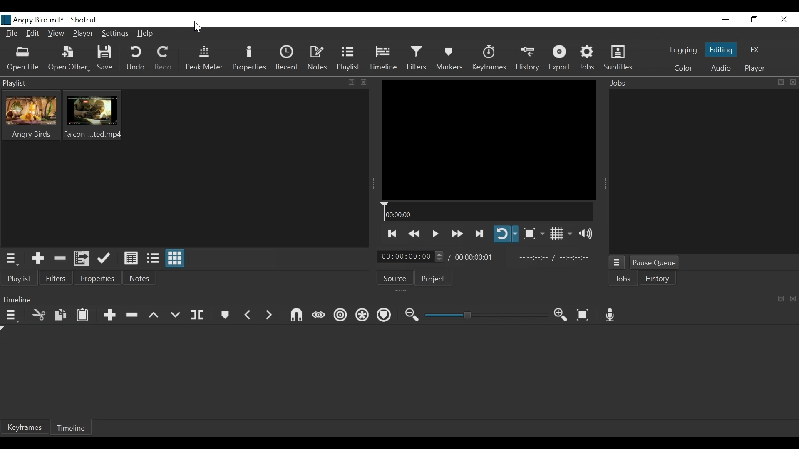  Describe the element at coordinates (175, 259) in the screenshot. I see `View as icons` at that location.